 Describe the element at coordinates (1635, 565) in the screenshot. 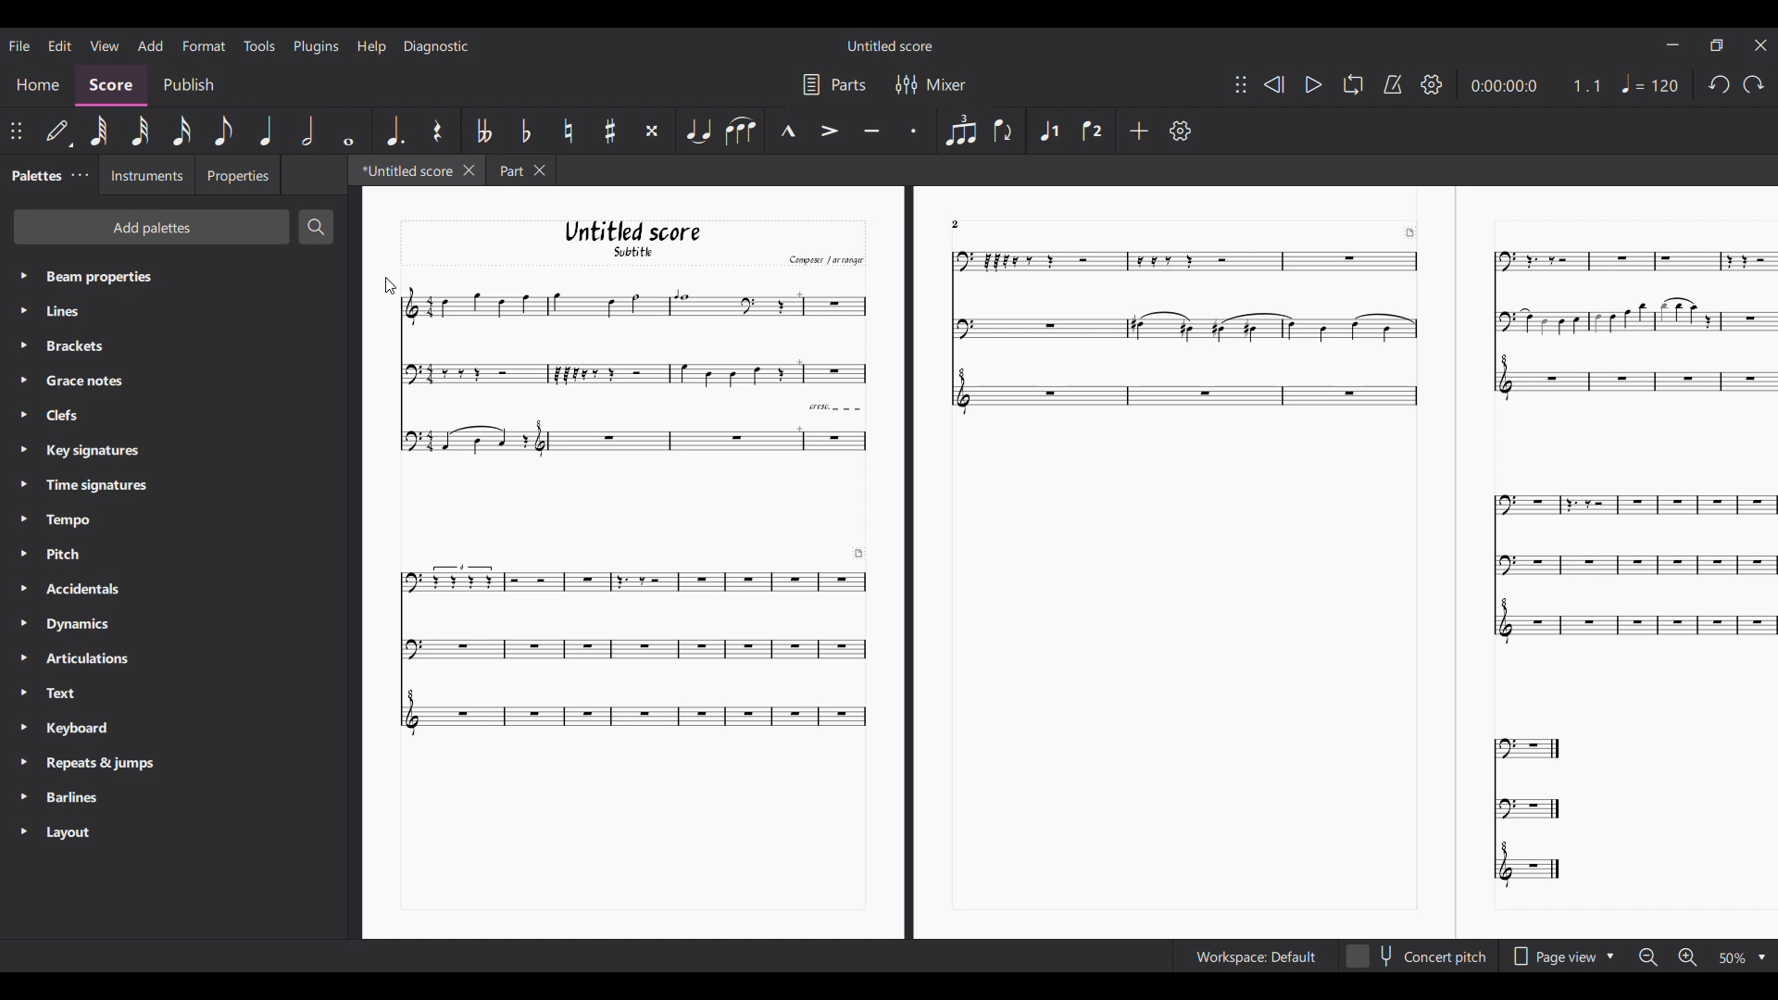

I see `` at that location.